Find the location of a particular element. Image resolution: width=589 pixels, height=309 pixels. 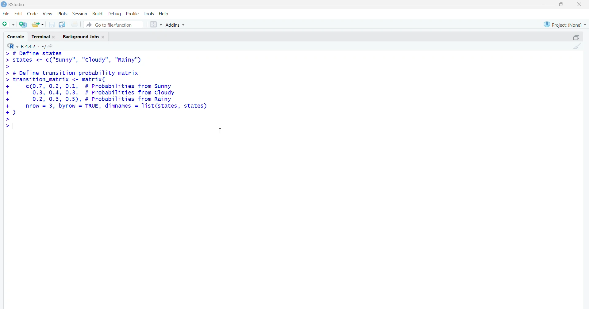

rstudio is located at coordinates (13, 4).